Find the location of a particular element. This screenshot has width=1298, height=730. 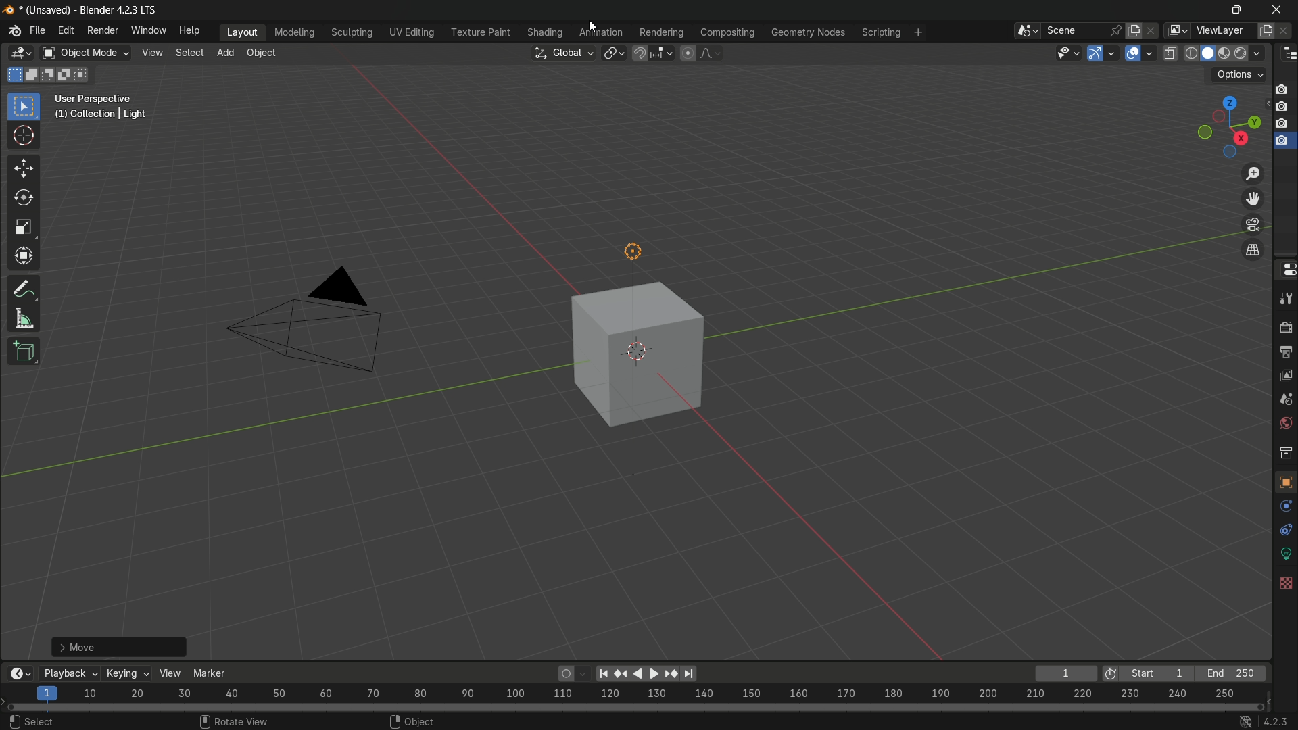

view is located at coordinates (152, 53).